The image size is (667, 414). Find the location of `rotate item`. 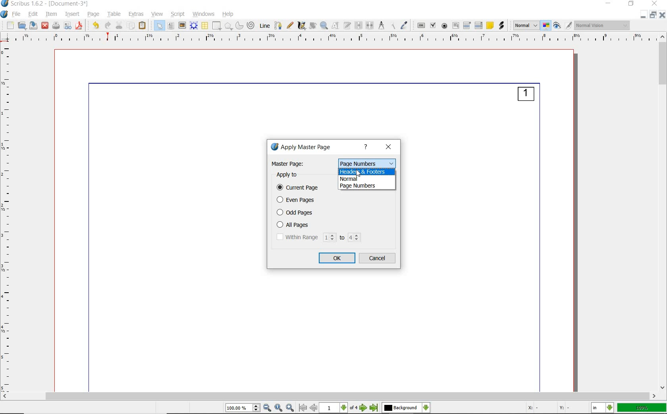

rotate item is located at coordinates (312, 26).